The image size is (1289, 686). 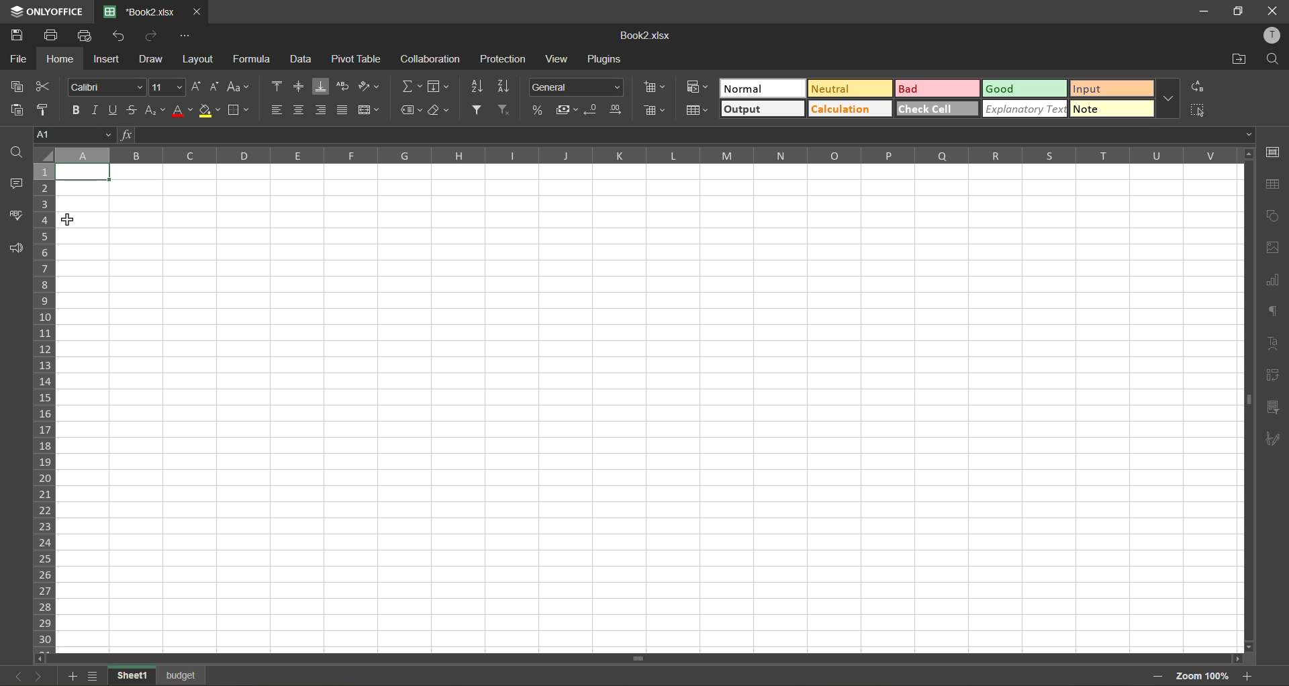 What do you see at coordinates (576, 87) in the screenshot?
I see `number format` at bounding box center [576, 87].